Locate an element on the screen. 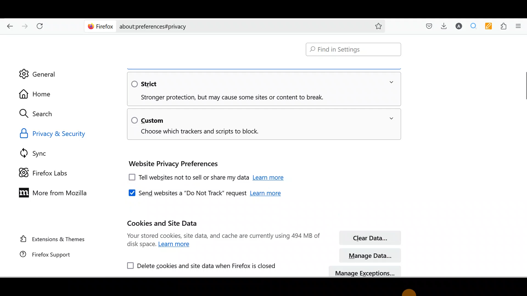 Image resolution: width=527 pixels, height=296 pixels. vertical scrollbar is located at coordinates (522, 88).